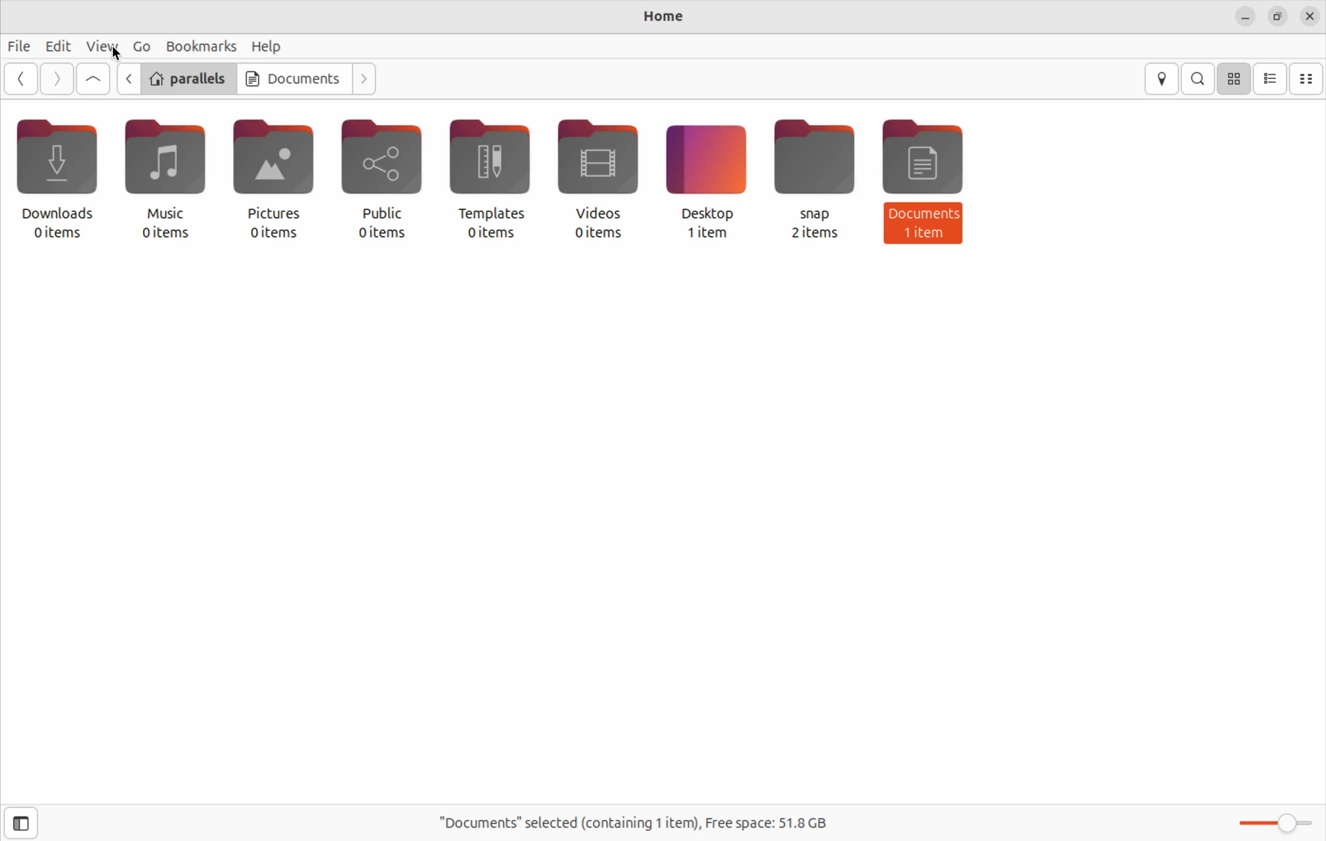 The height and width of the screenshot is (841, 1326). Describe the element at coordinates (168, 167) in the screenshot. I see `Music` at that location.